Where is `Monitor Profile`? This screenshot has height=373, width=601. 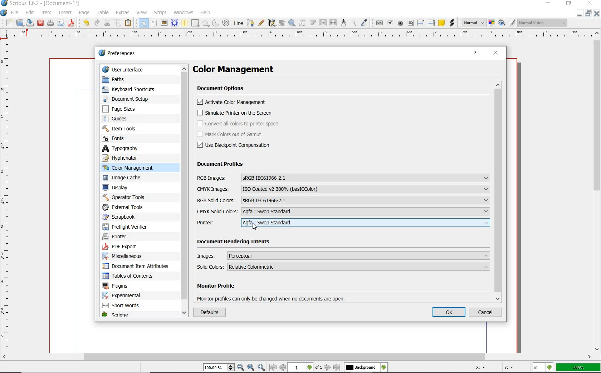 Monitor Profile is located at coordinates (274, 287).